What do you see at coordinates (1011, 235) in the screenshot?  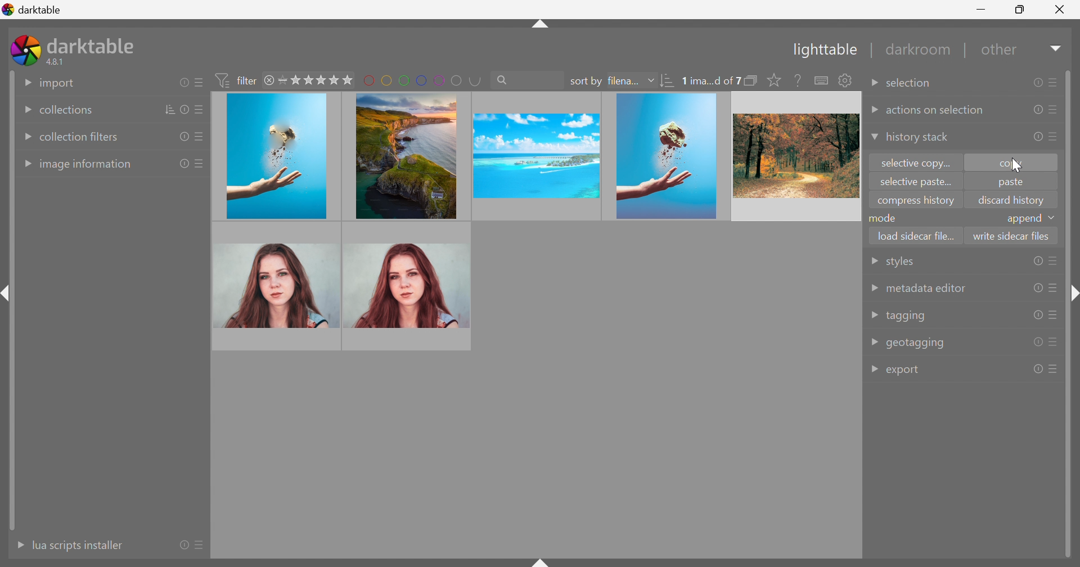 I see `write sidecar files` at bounding box center [1011, 235].